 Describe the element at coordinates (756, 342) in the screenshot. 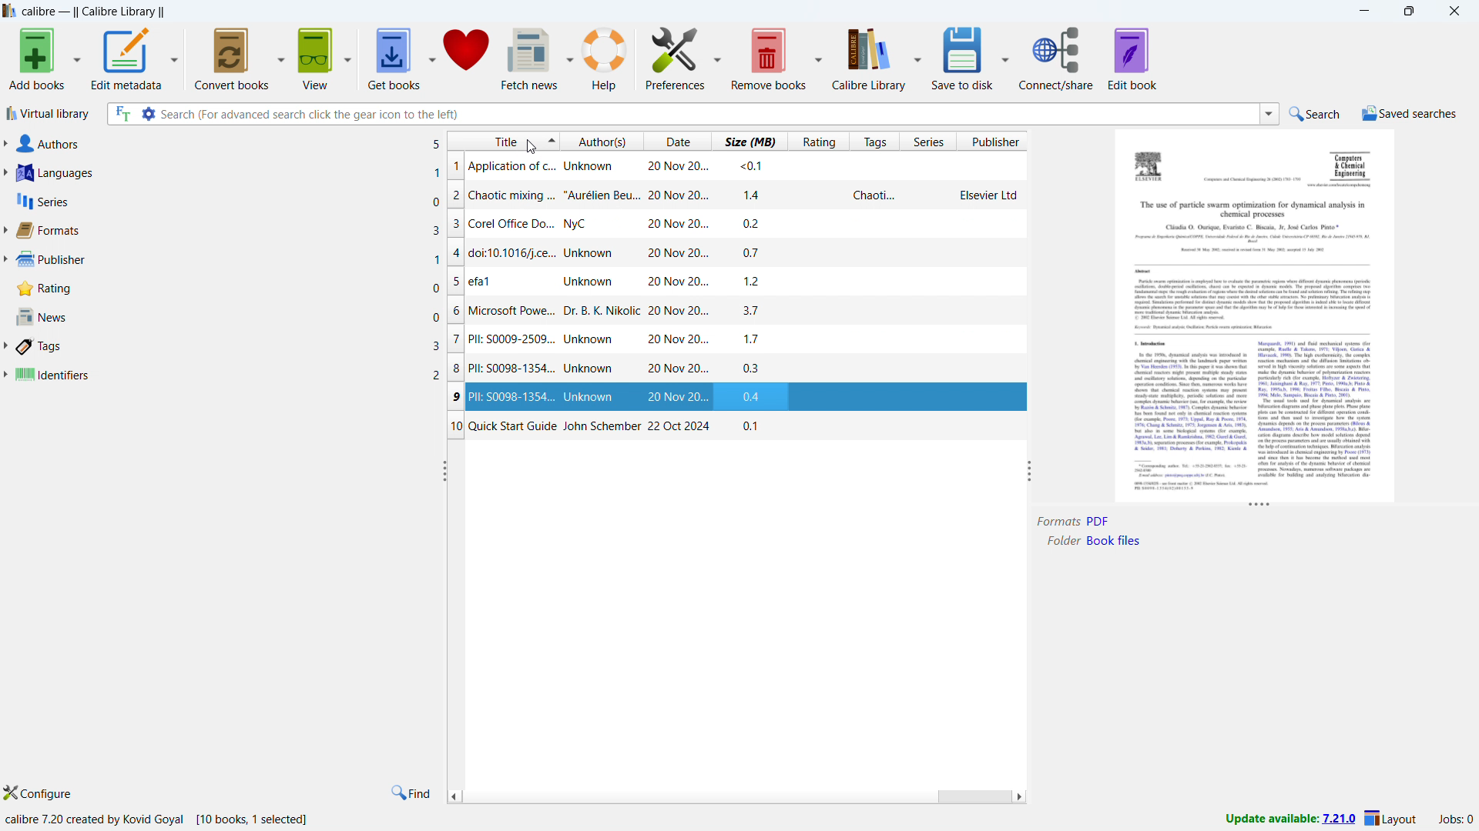

I see `17` at that location.